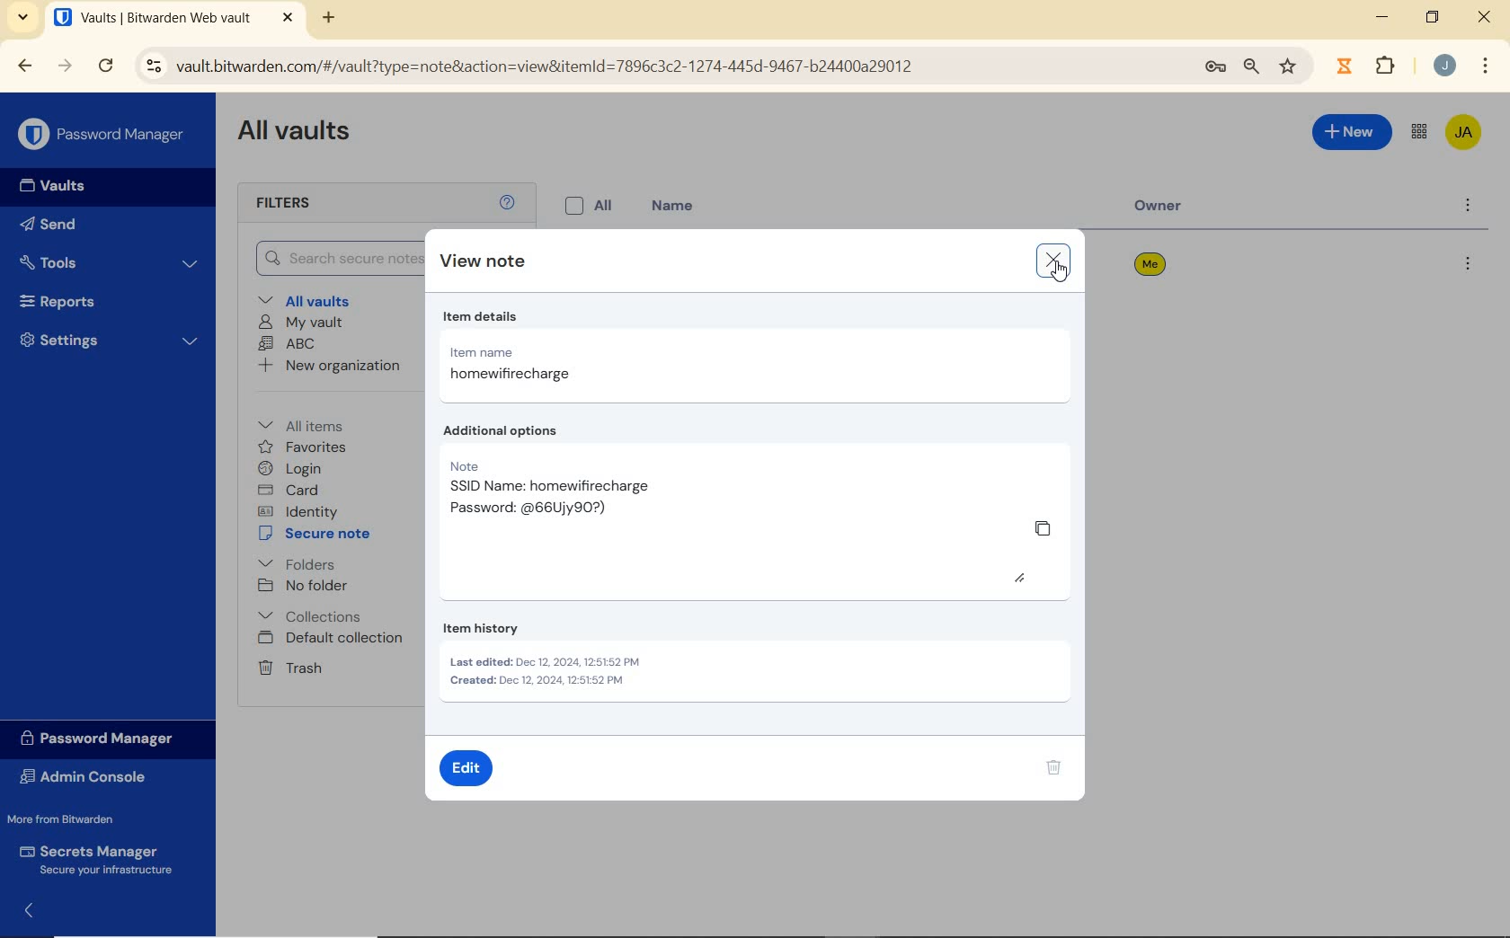  I want to click on Trash, so click(289, 668).